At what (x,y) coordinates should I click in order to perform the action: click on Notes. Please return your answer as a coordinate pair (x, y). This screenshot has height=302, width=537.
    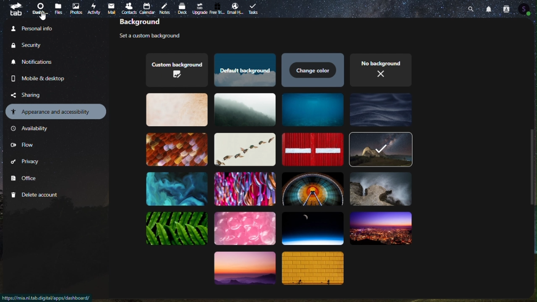
    Looking at the image, I should click on (167, 7).